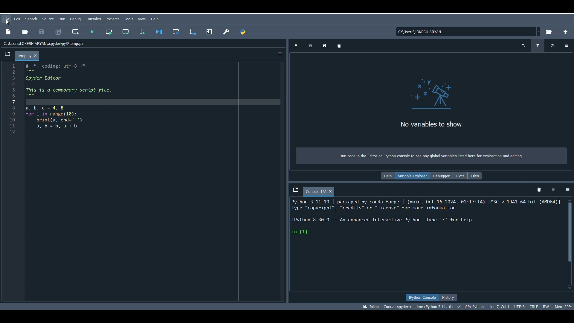  Describe the element at coordinates (468, 31) in the screenshot. I see `C:\Users\LOKESH ARYAN` at that location.